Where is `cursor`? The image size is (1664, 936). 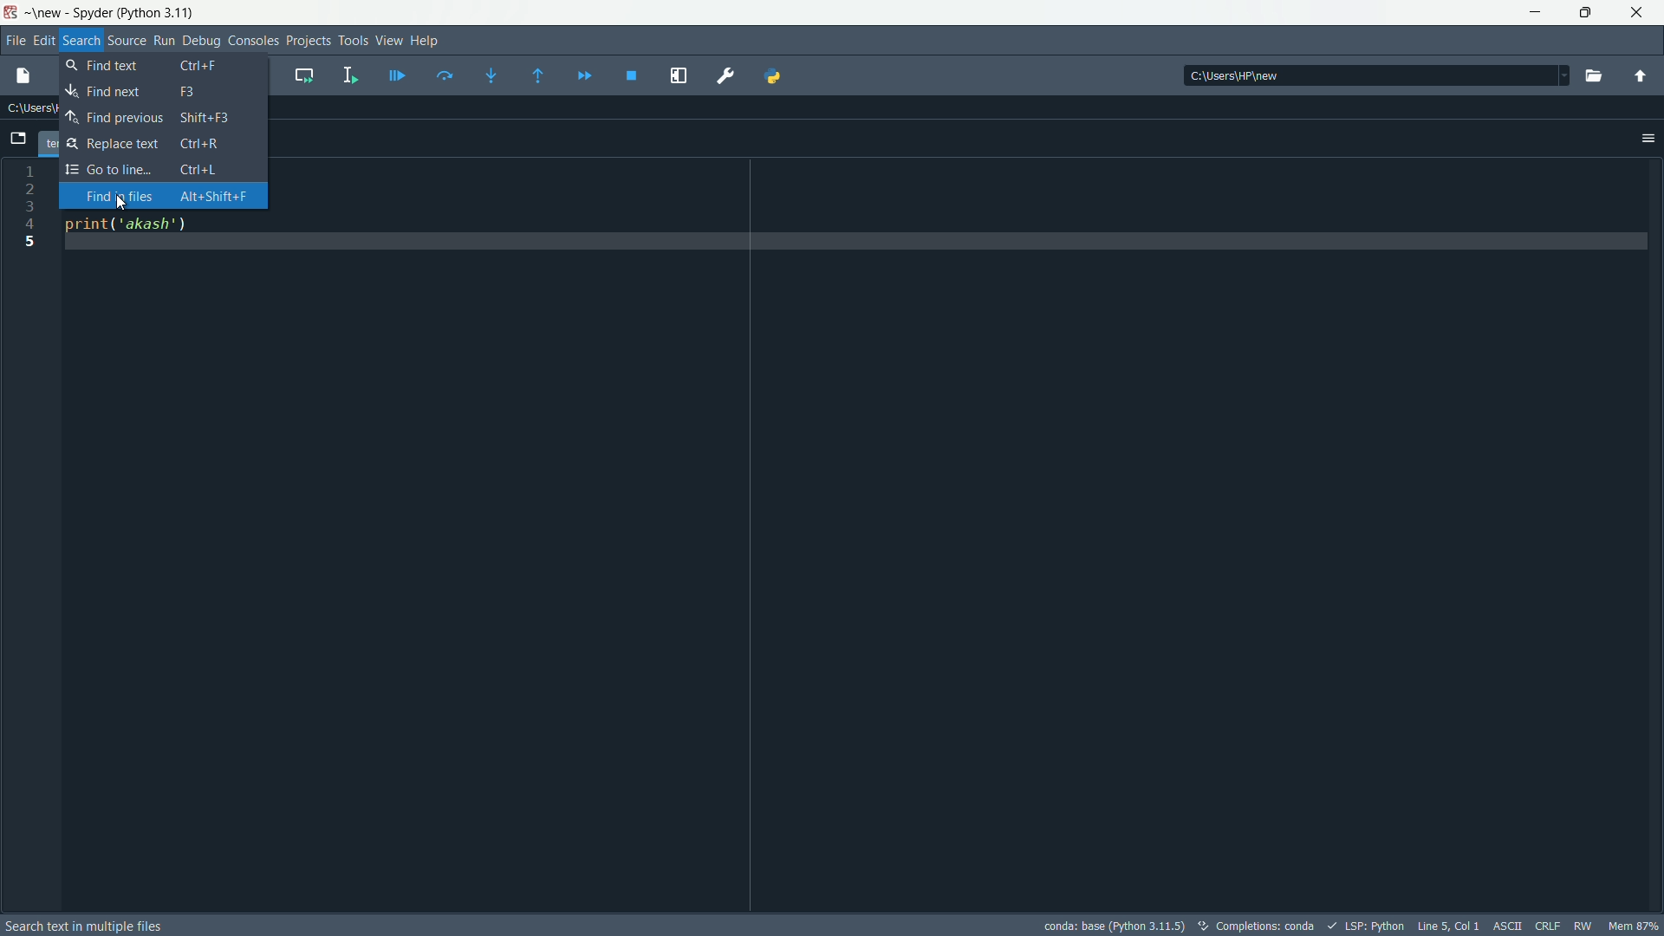 cursor is located at coordinates (122, 203).